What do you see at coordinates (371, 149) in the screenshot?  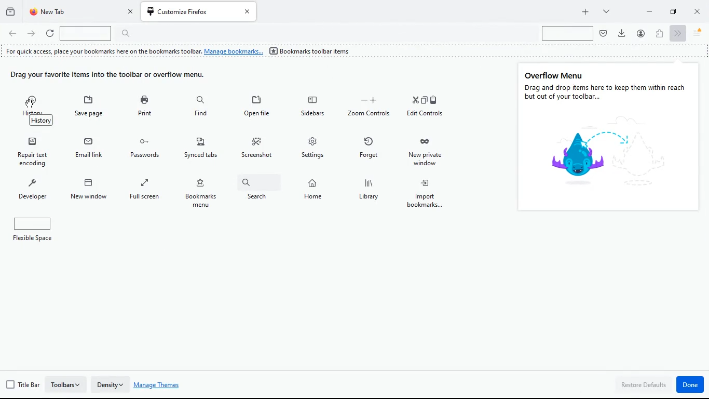 I see `forget` at bounding box center [371, 149].